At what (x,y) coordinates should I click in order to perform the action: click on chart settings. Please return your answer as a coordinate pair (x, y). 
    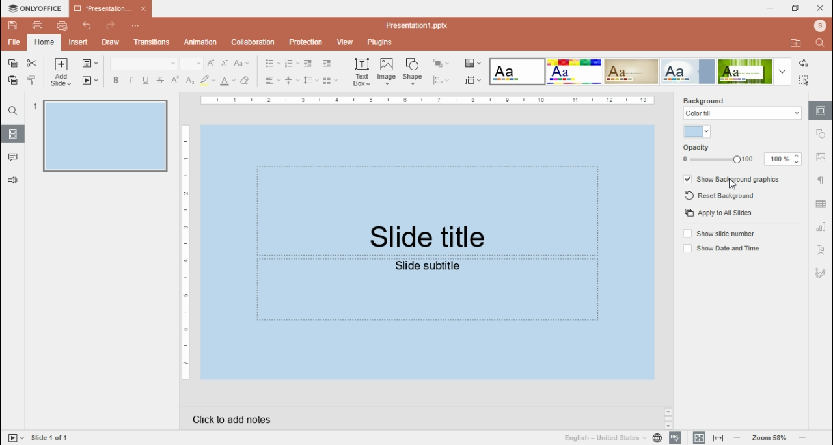
    Looking at the image, I should click on (821, 228).